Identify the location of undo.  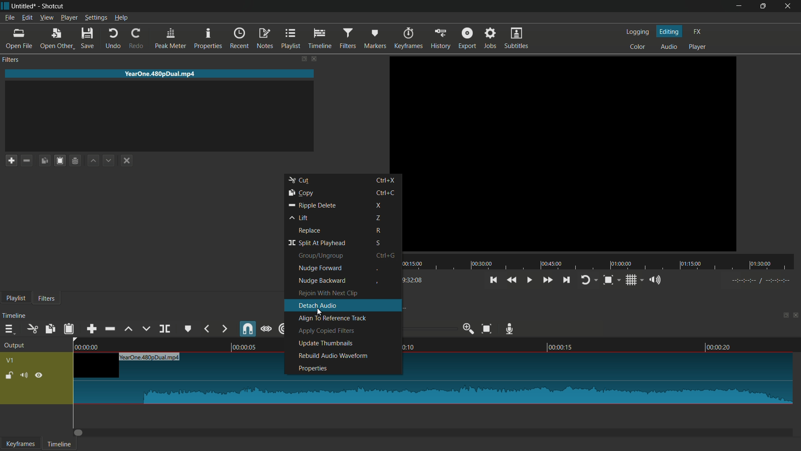
(111, 39).